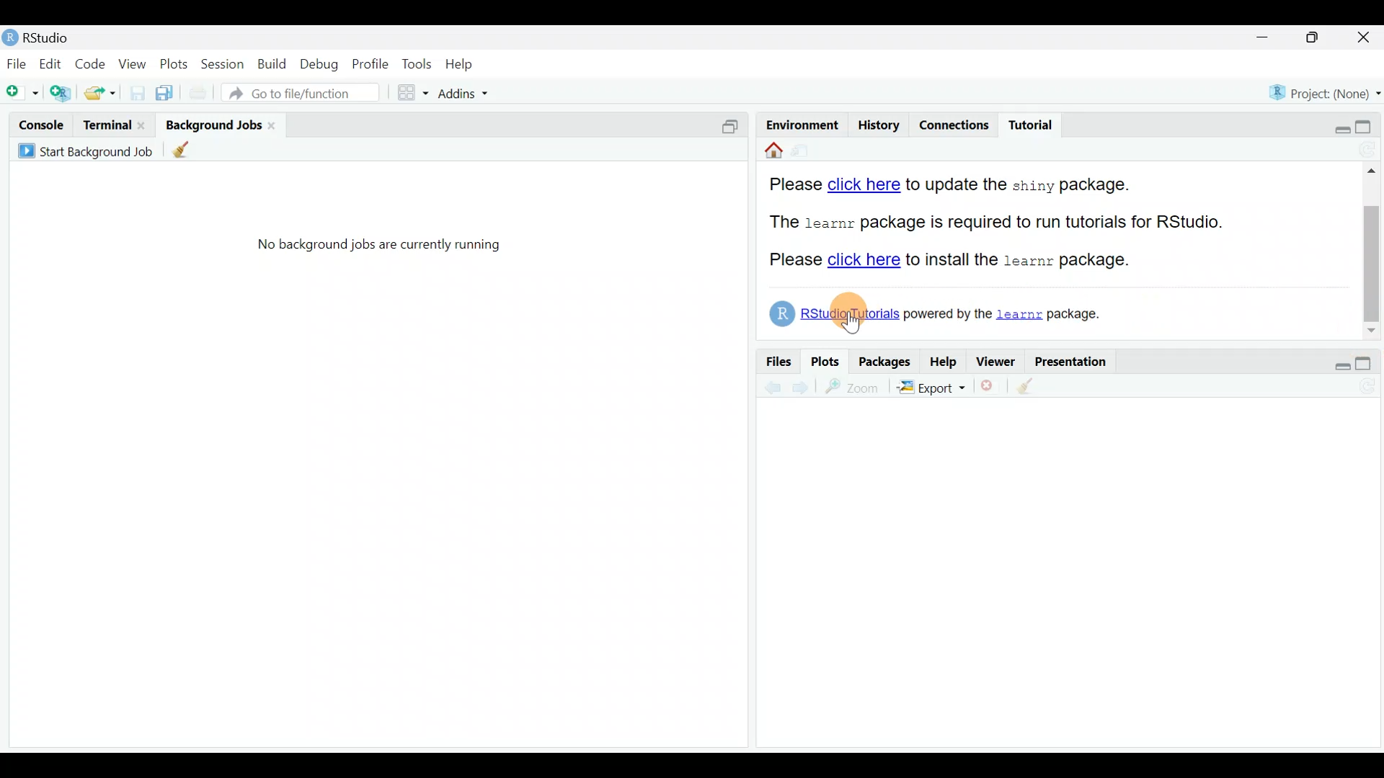  Describe the element at coordinates (1364, 150) in the screenshot. I see `Refresh tutorial` at that location.